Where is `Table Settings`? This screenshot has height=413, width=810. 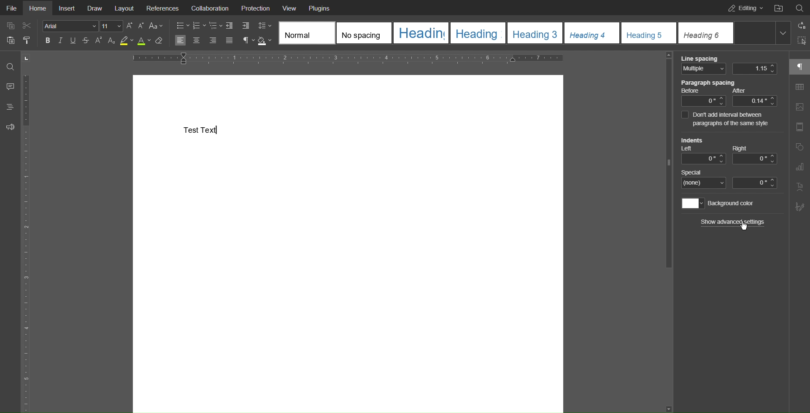 Table Settings is located at coordinates (799, 88).